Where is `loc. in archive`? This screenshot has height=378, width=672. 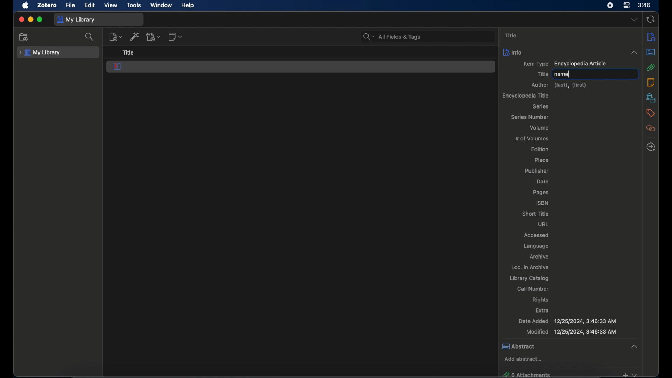
loc. in archive is located at coordinates (530, 267).